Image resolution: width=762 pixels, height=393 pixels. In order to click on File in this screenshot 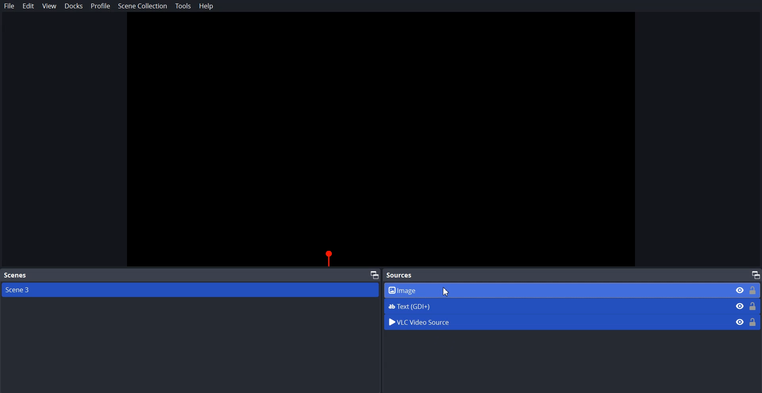, I will do `click(10, 6)`.